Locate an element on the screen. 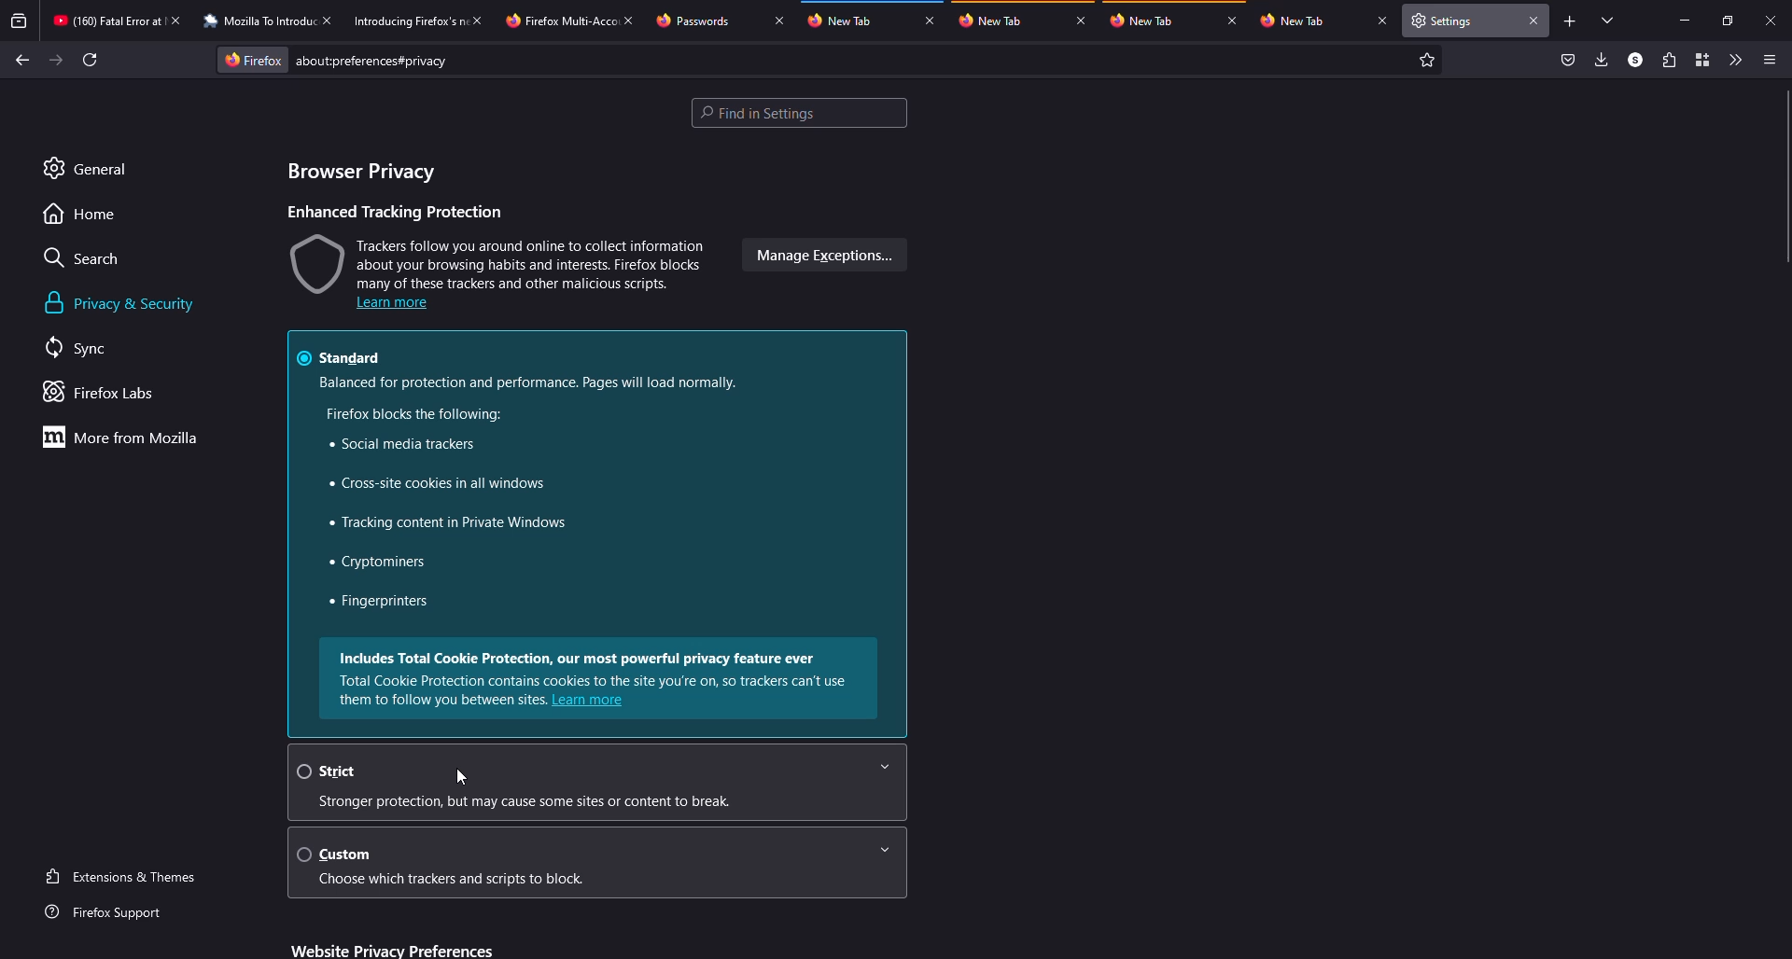 This screenshot has height=959, width=1792. extensions is located at coordinates (1667, 60).